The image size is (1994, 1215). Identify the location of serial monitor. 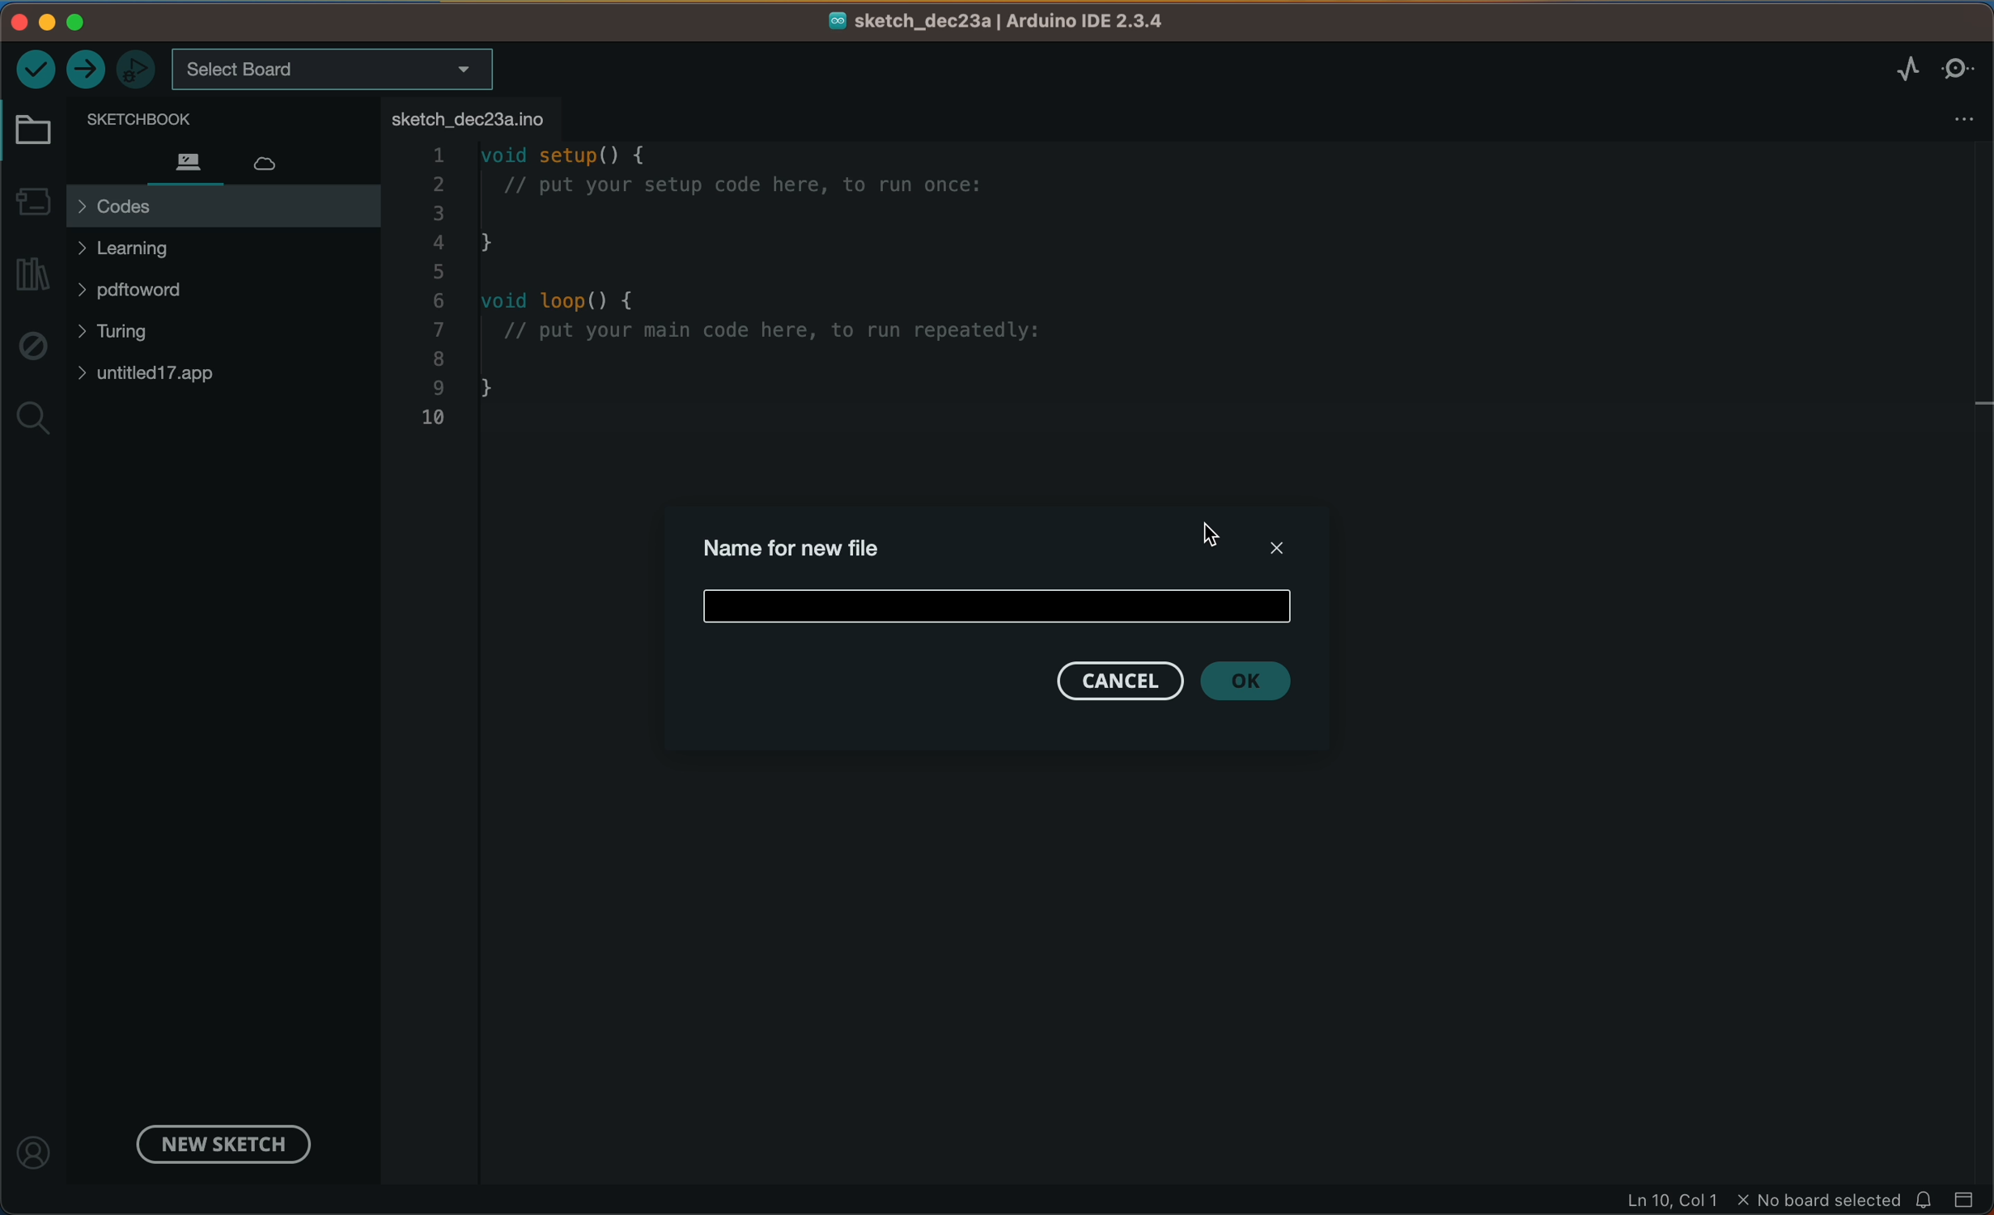
(1959, 67).